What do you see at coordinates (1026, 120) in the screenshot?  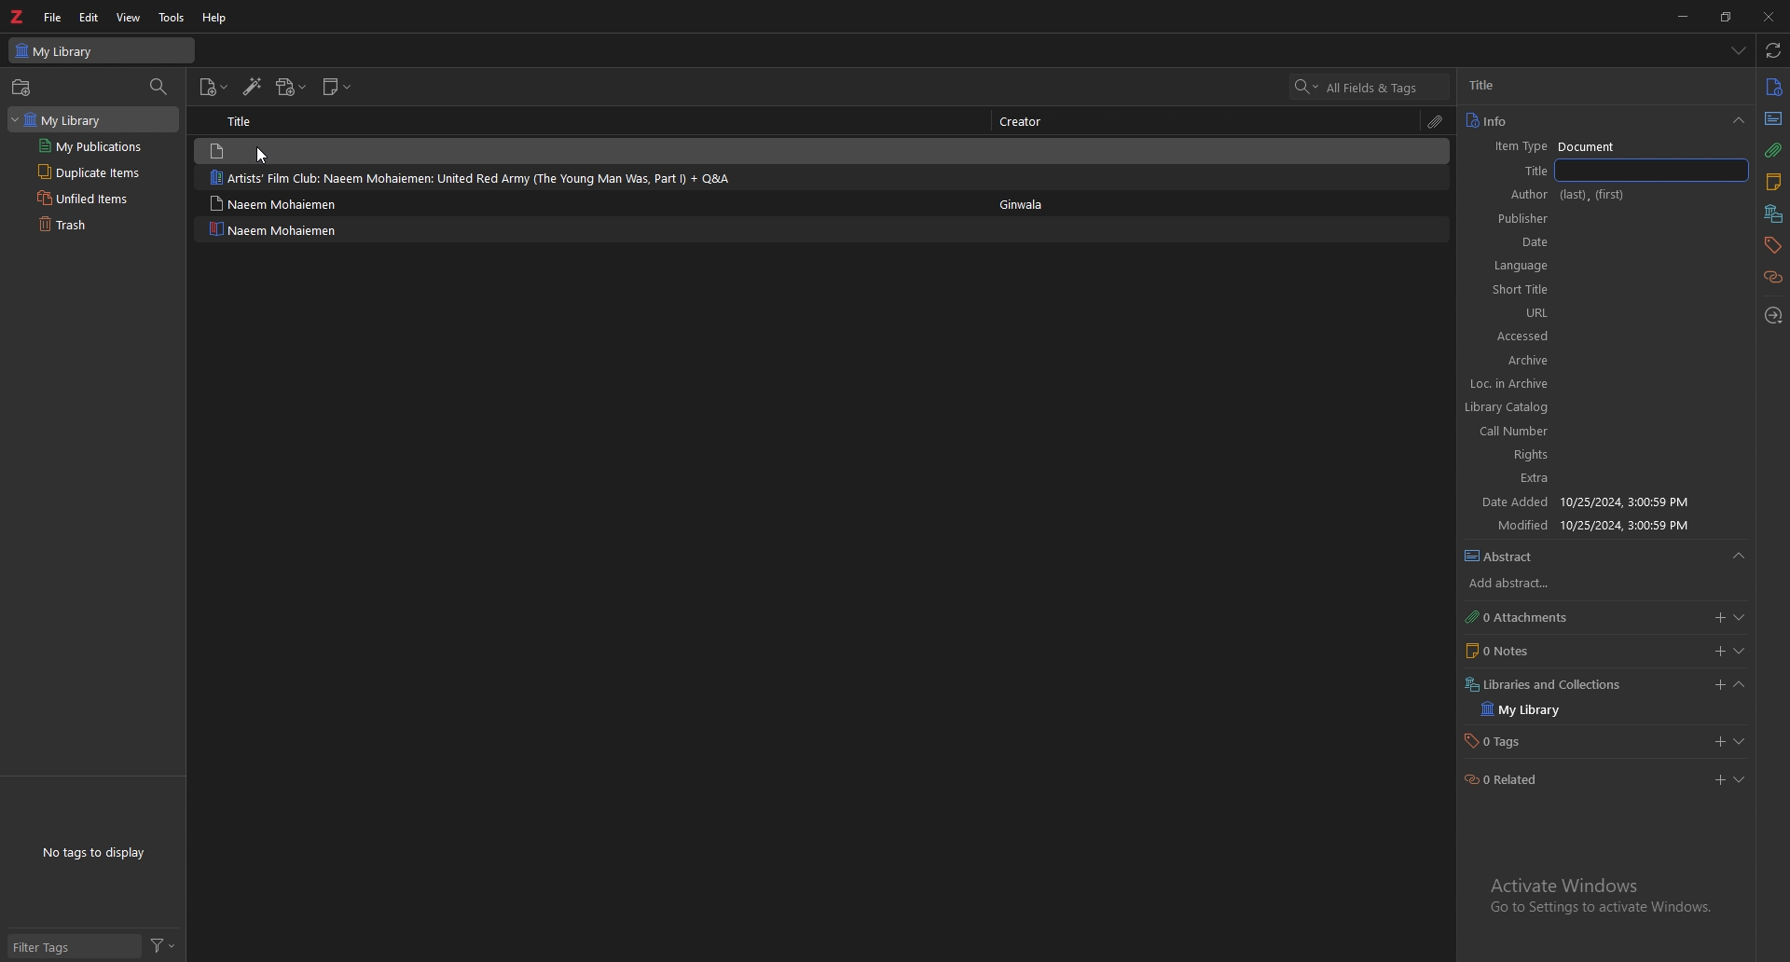 I see `creator` at bounding box center [1026, 120].